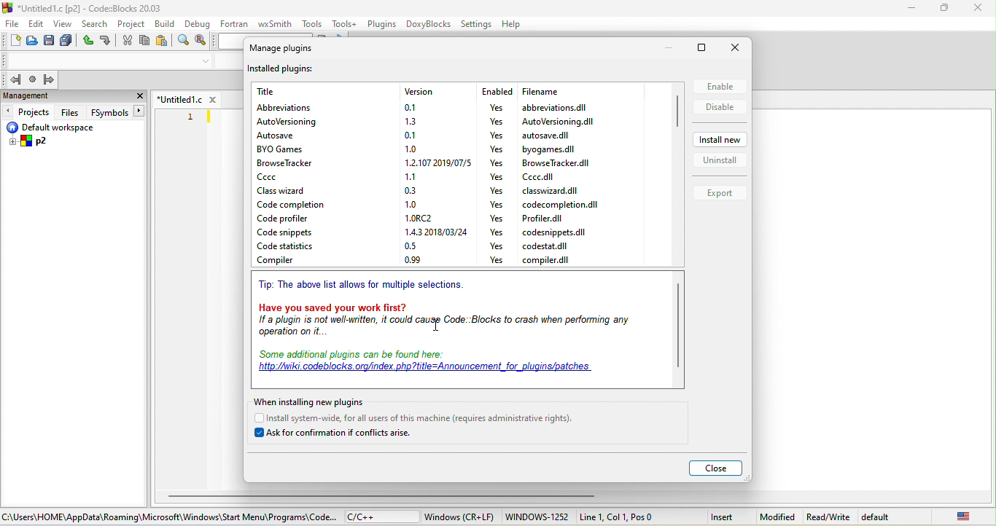 This screenshot has width=996, height=526. I want to click on abbreviations, so click(297, 106).